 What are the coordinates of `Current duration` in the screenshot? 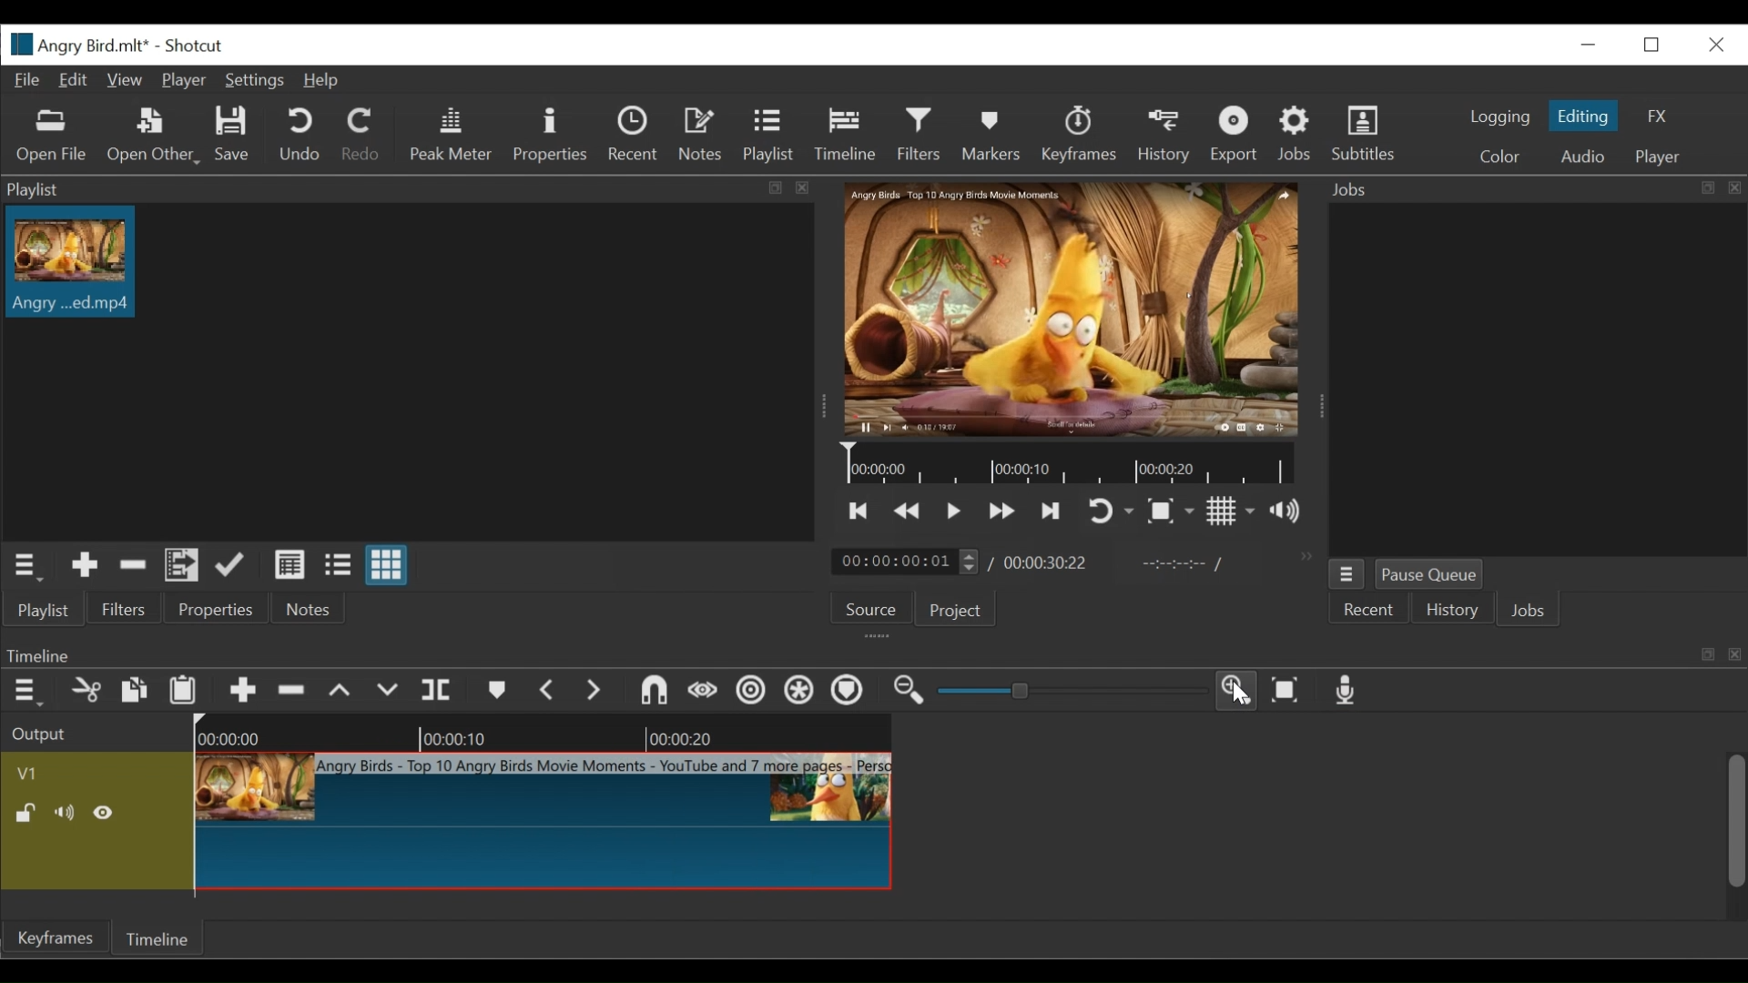 It's located at (906, 562).